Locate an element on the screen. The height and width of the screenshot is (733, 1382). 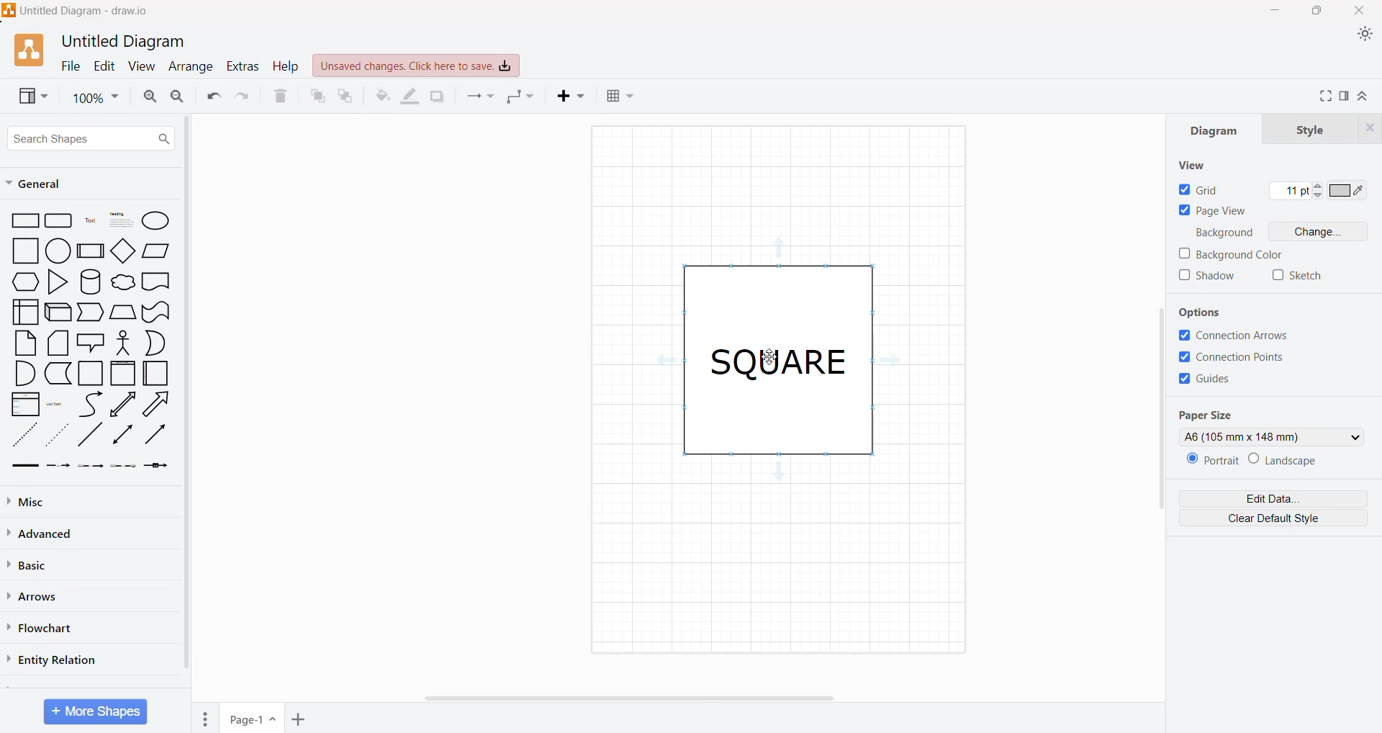
diagonal line is located at coordinates (91, 434).